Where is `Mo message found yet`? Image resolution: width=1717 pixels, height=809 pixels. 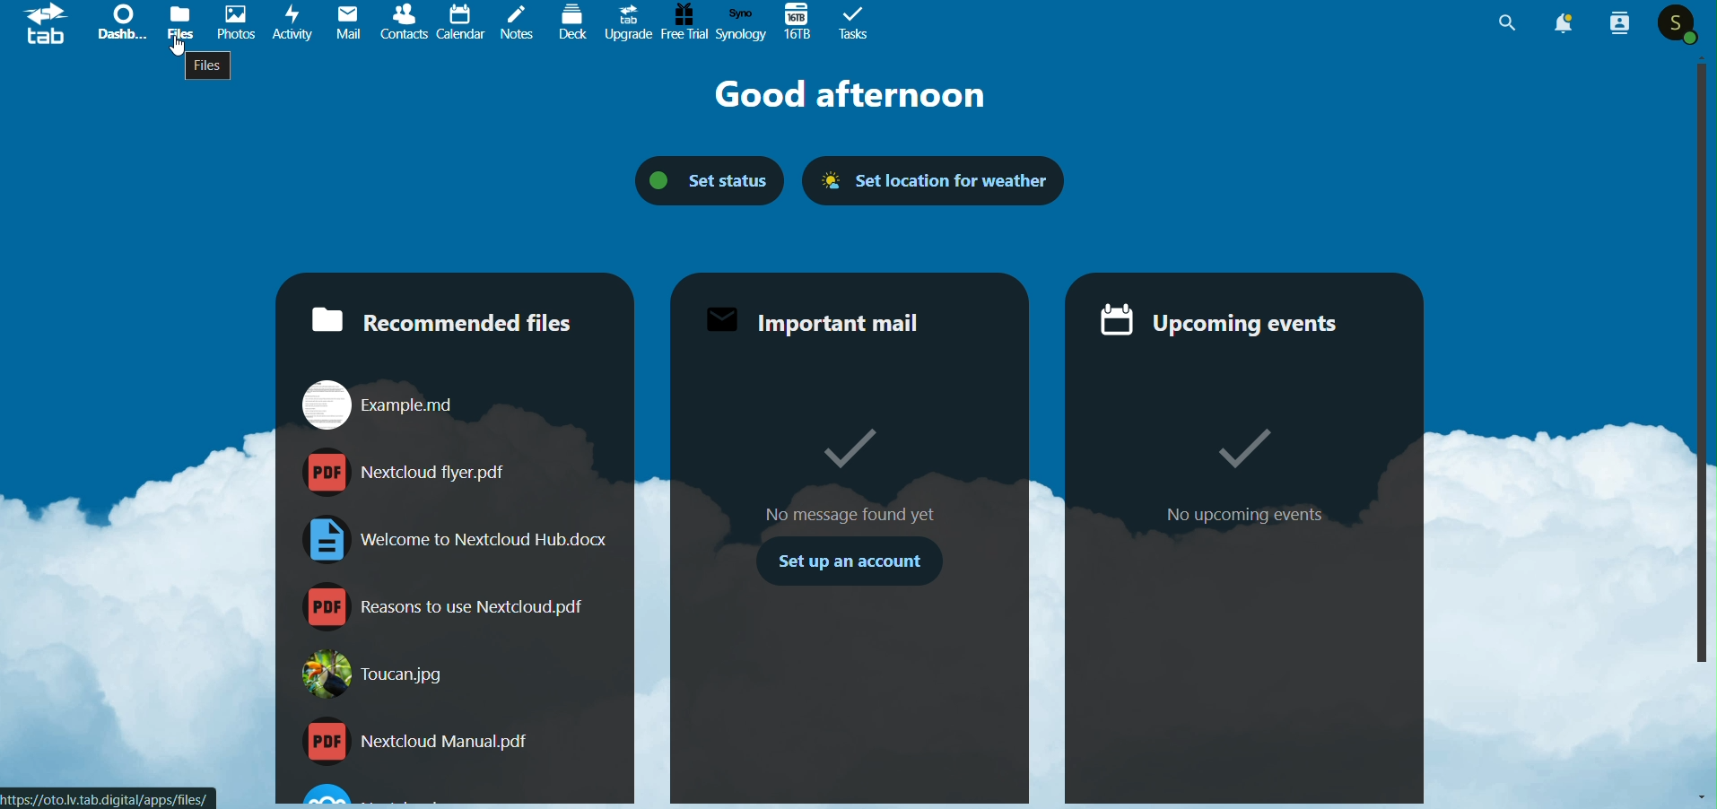
Mo message found yet is located at coordinates (858, 475).